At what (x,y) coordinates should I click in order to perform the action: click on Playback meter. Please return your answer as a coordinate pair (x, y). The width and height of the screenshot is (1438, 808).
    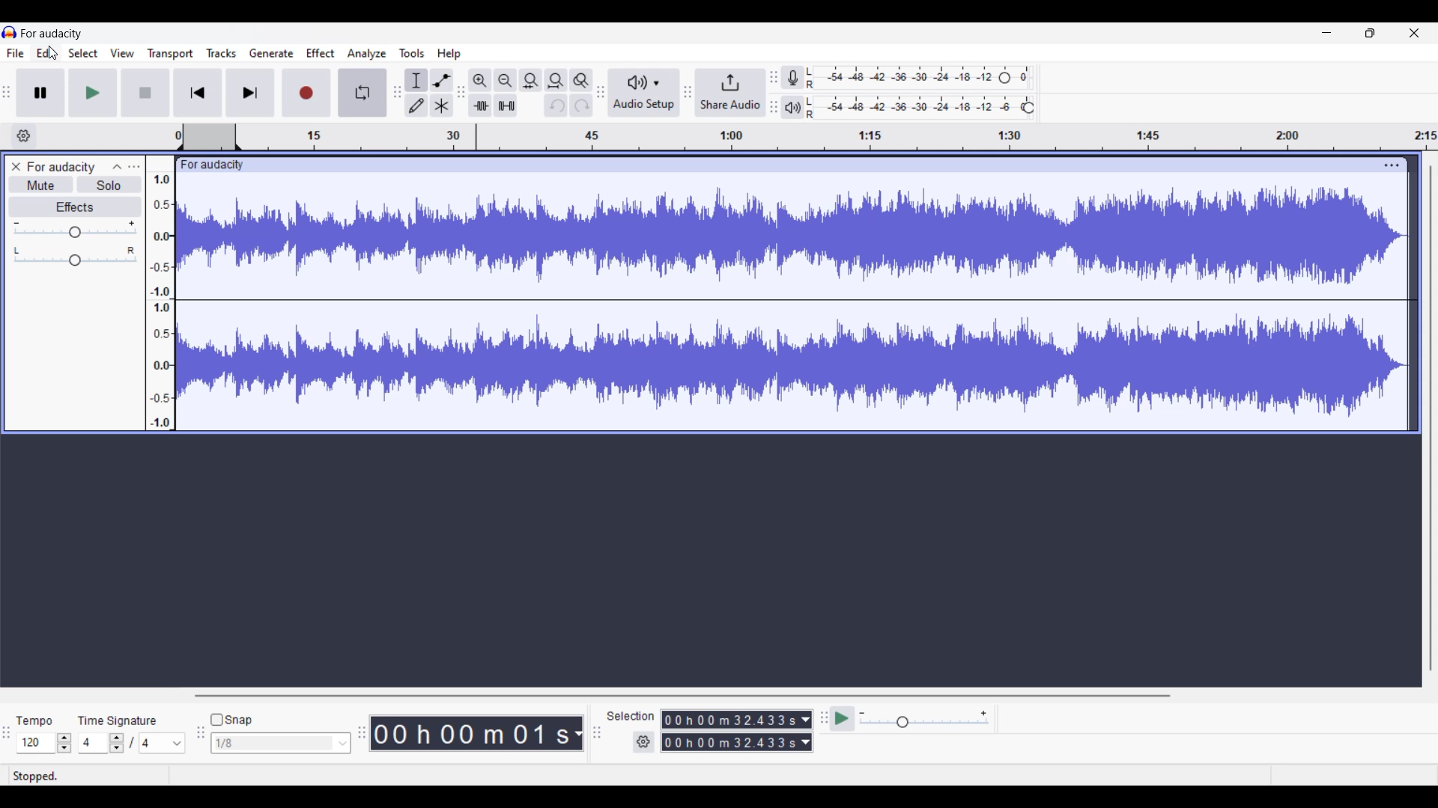
    Looking at the image, I should click on (792, 107).